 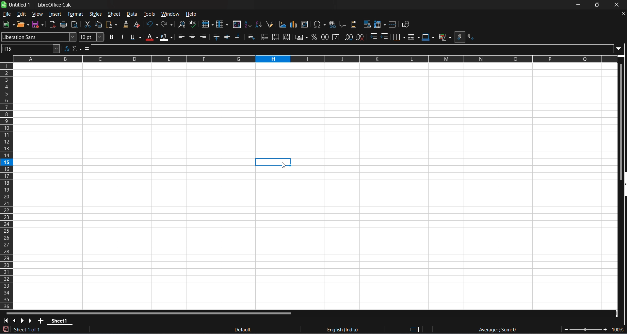 What do you see at coordinates (581, 5) in the screenshot?
I see `minimize` at bounding box center [581, 5].